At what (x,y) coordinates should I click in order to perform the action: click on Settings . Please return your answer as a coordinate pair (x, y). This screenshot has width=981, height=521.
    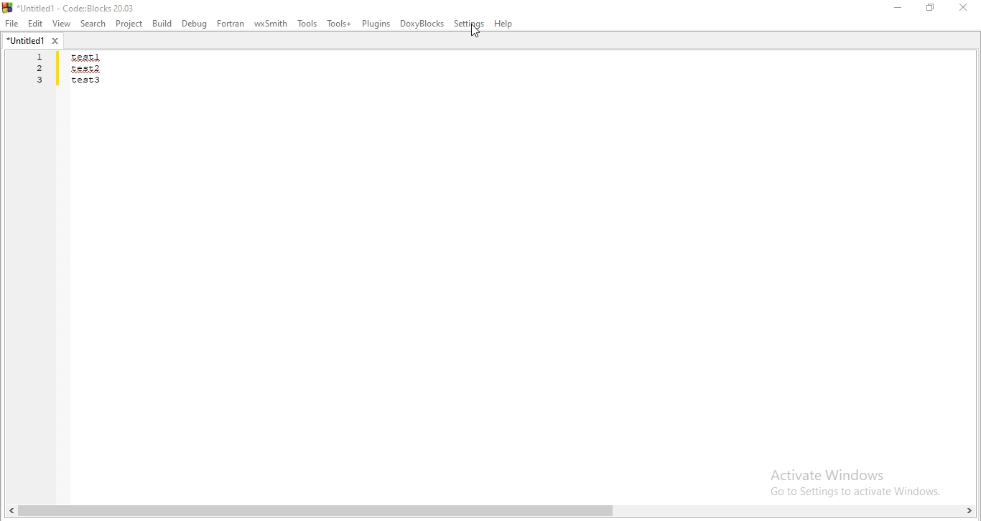
    Looking at the image, I should click on (469, 25).